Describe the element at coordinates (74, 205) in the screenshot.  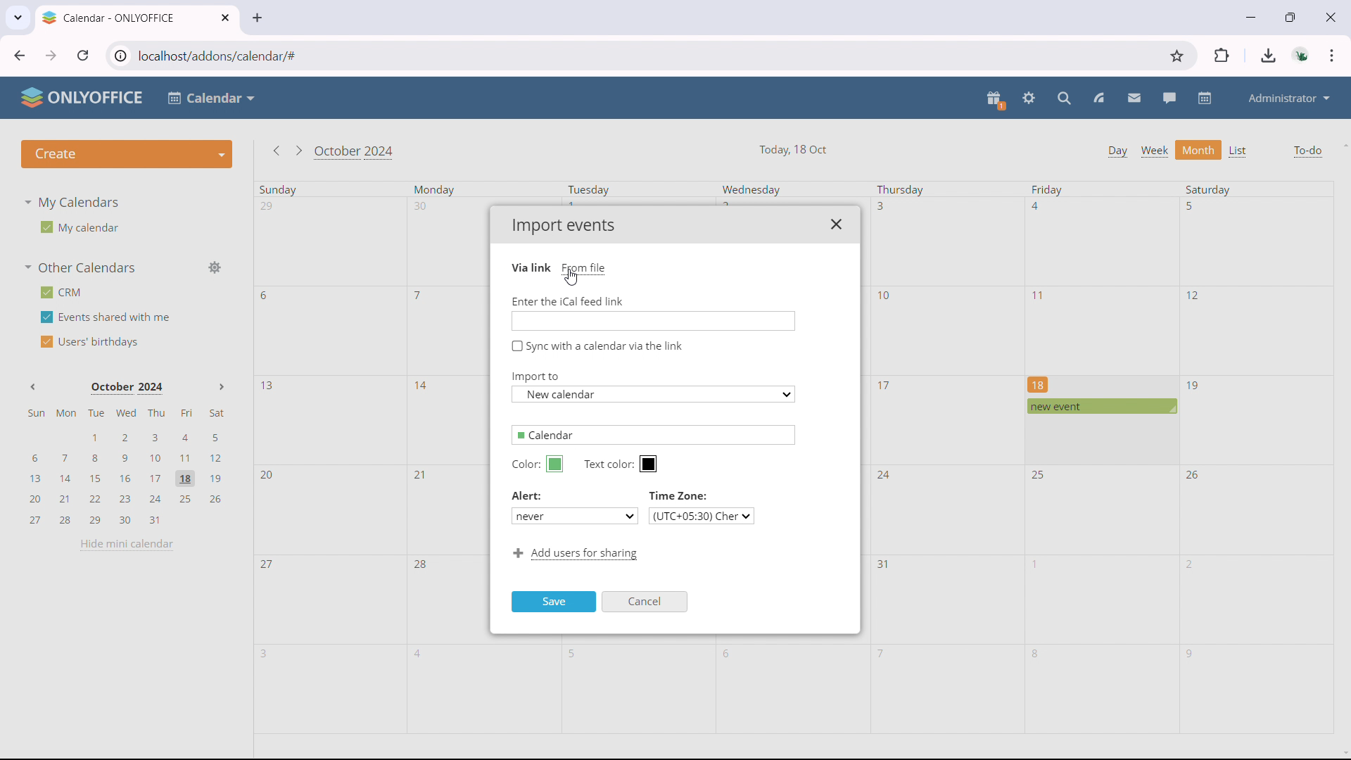
I see `My Calendars` at that location.